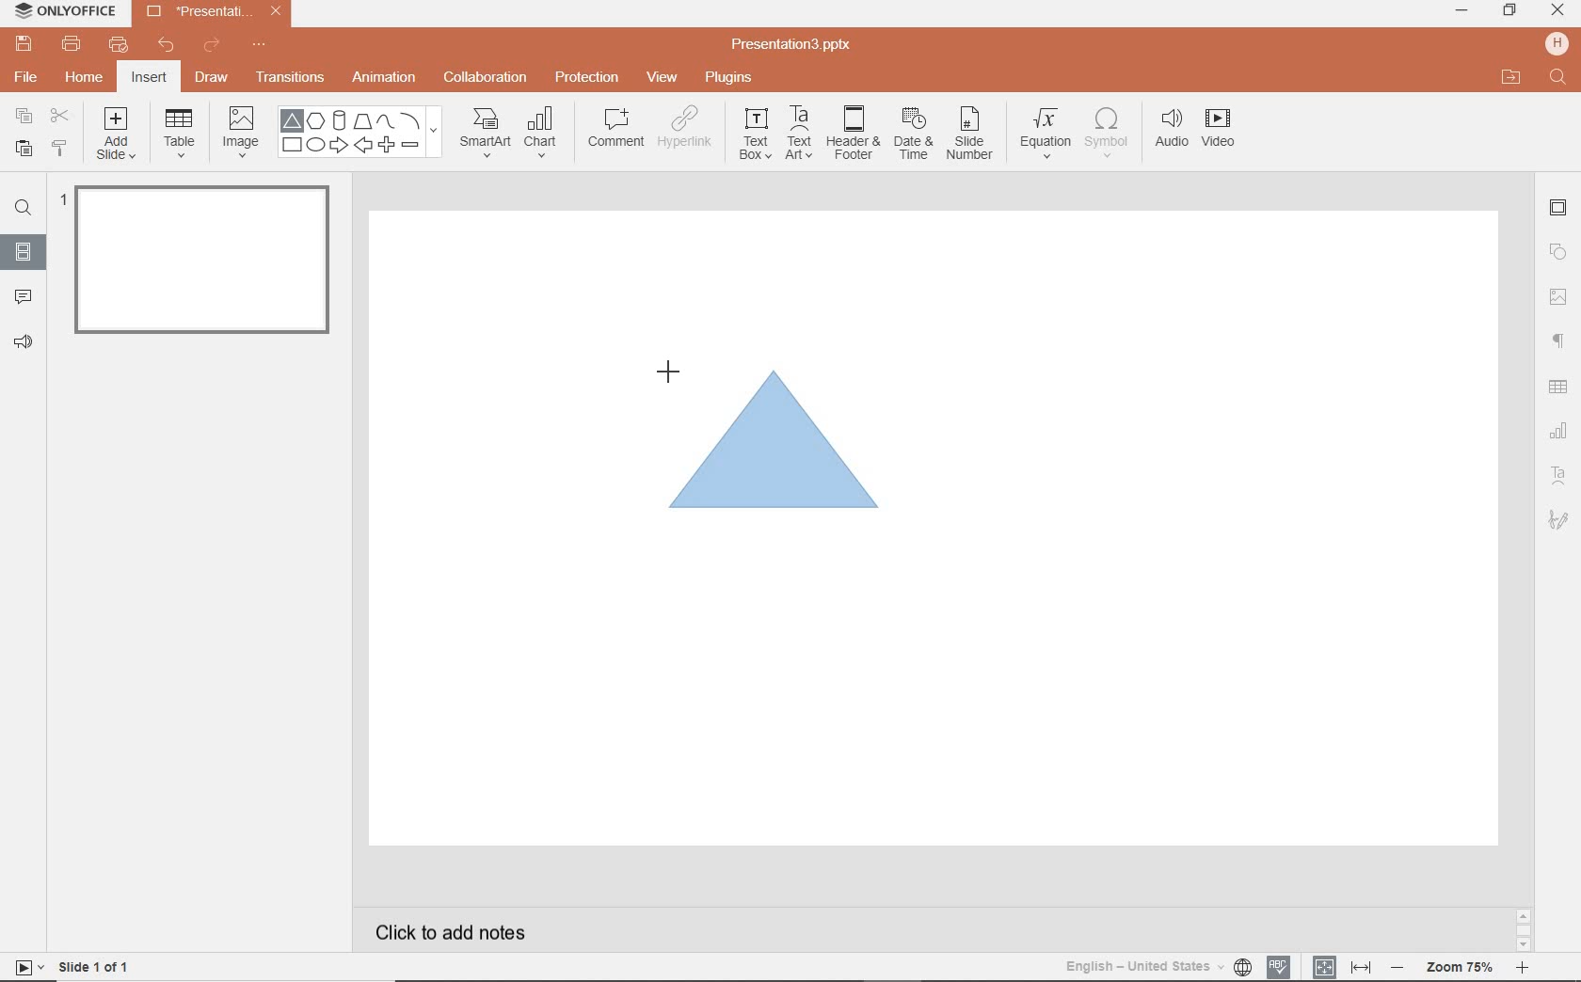 The height and width of the screenshot is (982, 1581). I want to click on VIEW, so click(663, 79).